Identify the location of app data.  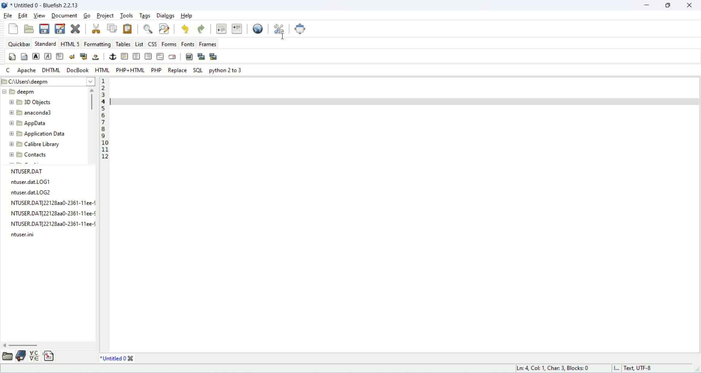
(28, 123).